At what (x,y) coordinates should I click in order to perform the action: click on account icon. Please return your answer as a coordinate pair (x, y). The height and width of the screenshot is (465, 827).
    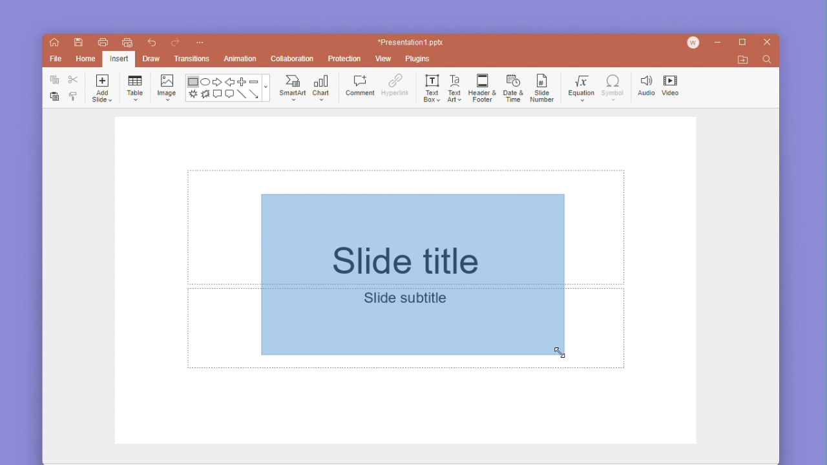
    Looking at the image, I should click on (695, 43).